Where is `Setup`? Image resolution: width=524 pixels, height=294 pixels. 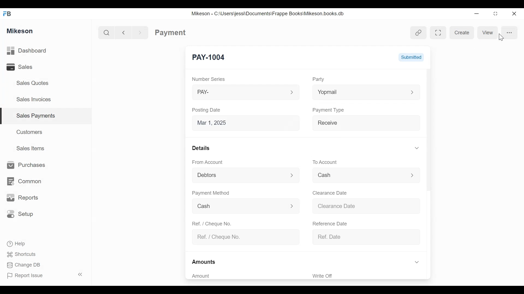
Setup is located at coordinates (22, 214).